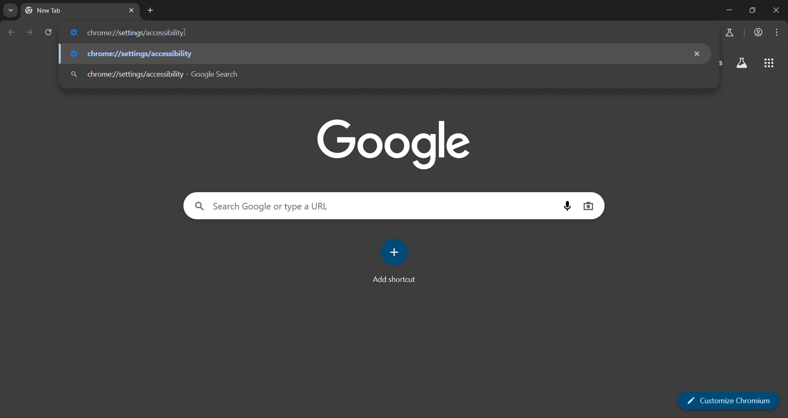  What do you see at coordinates (62, 11) in the screenshot?
I see `New Tab` at bounding box center [62, 11].